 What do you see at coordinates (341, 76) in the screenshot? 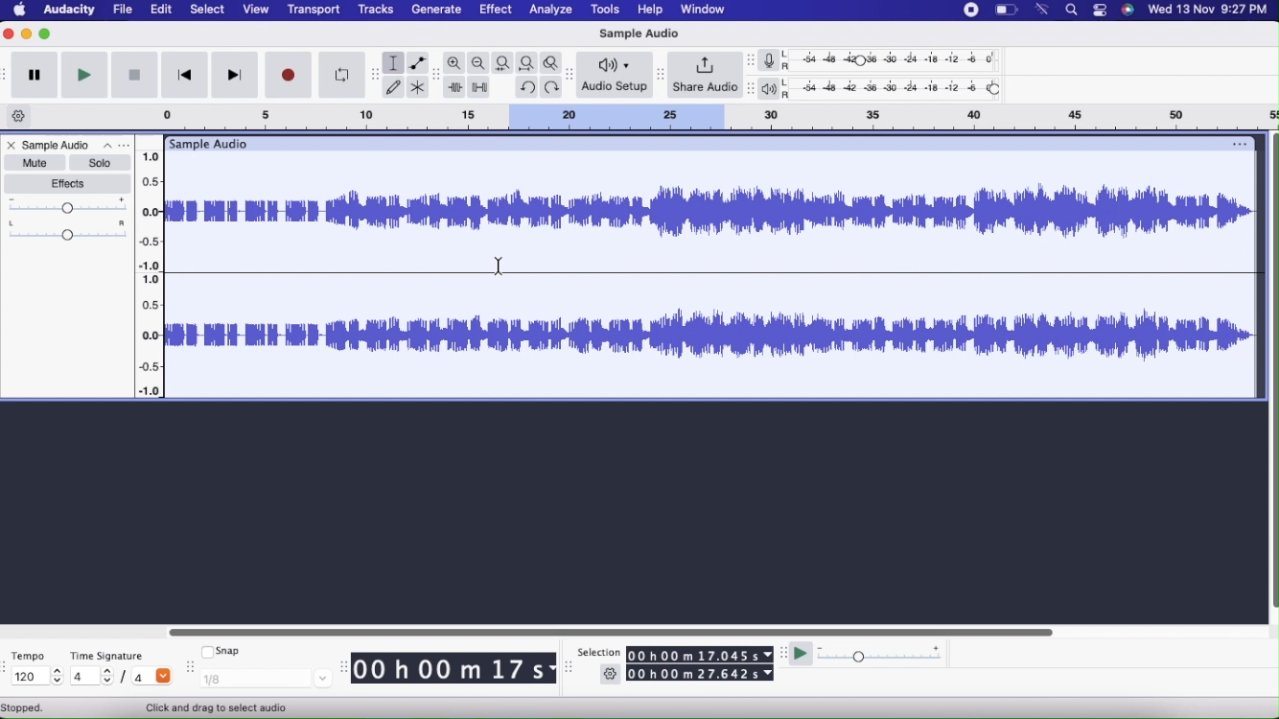
I see `Enable Looping` at bounding box center [341, 76].